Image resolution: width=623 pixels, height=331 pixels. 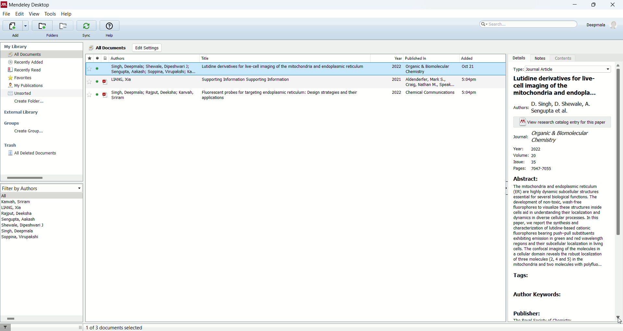 I want to click on LIANG, Xia, so click(x=121, y=80).